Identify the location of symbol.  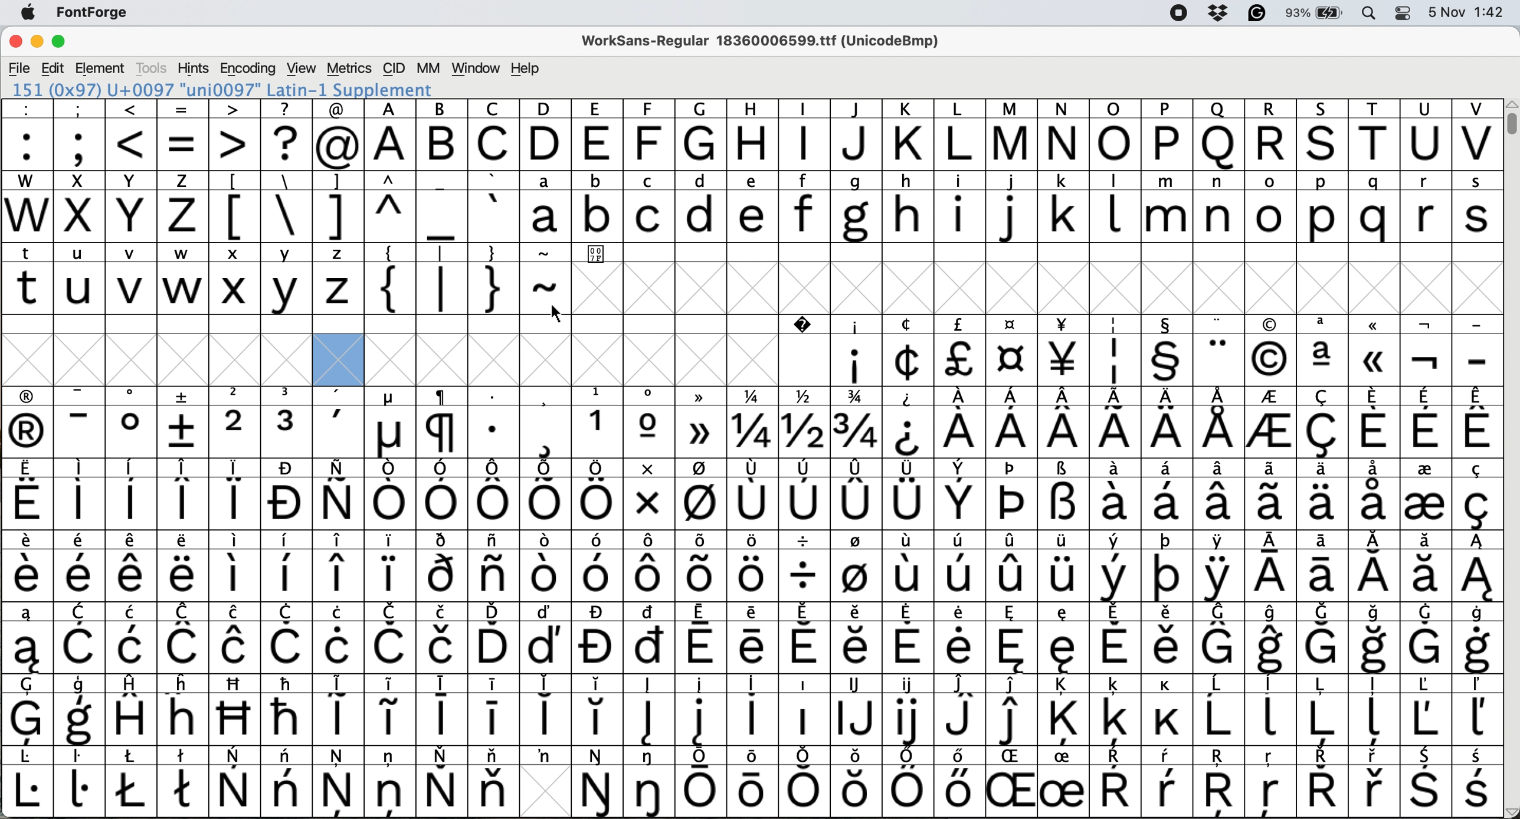
(185, 422).